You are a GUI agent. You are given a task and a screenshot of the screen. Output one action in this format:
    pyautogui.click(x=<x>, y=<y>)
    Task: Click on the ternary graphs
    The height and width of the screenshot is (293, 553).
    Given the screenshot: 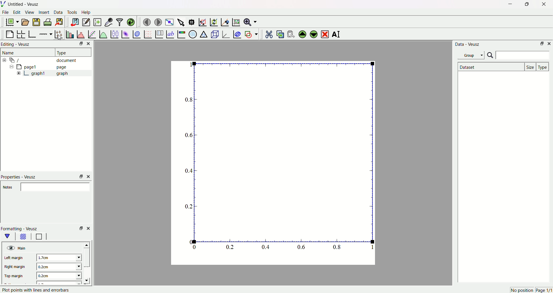 What is the action you would take?
    pyautogui.click(x=203, y=33)
    